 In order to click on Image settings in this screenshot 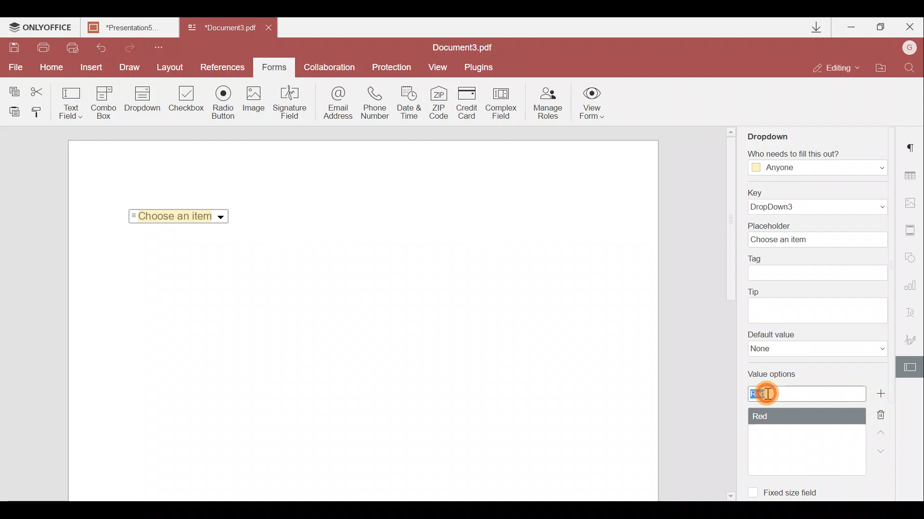, I will do `click(913, 202)`.